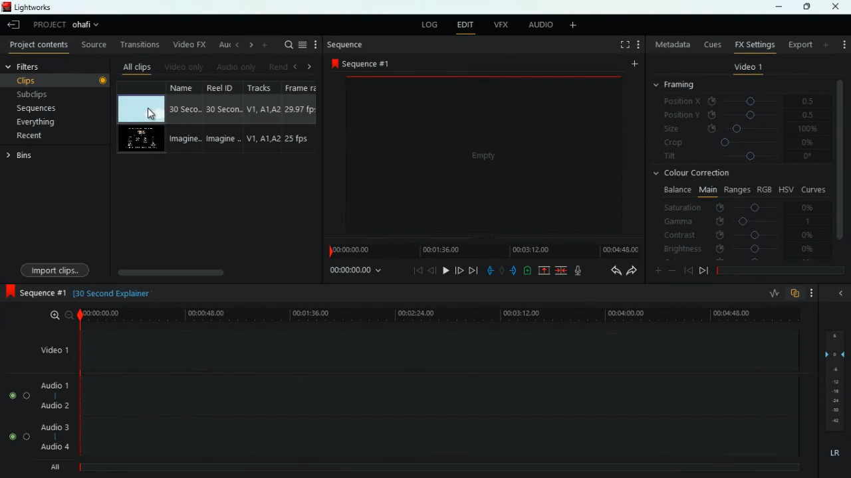  I want to click on metadata, so click(670, 43).